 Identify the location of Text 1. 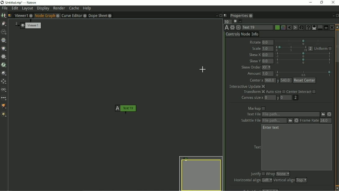
(126, 108).